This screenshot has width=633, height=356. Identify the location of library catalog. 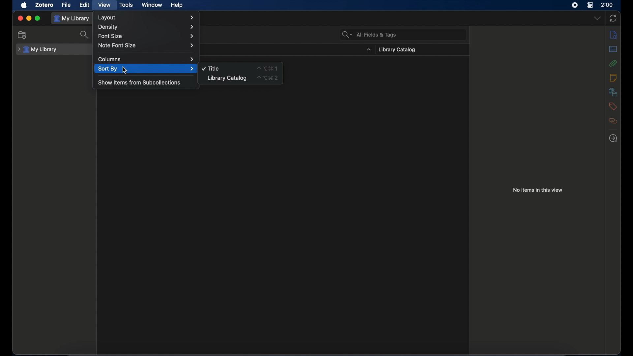
(227, 78).